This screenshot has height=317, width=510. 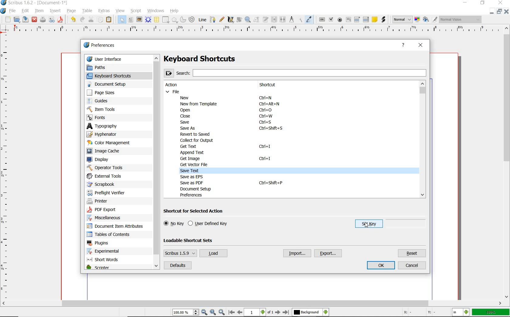 What do you see at coordinates (421, 46) in the screenshot?
I see `close` at bounding box center [421, 46].